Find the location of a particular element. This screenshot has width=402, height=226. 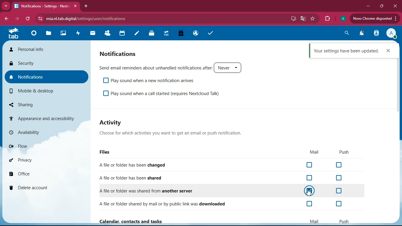

push is located at coordinates (345, 153).